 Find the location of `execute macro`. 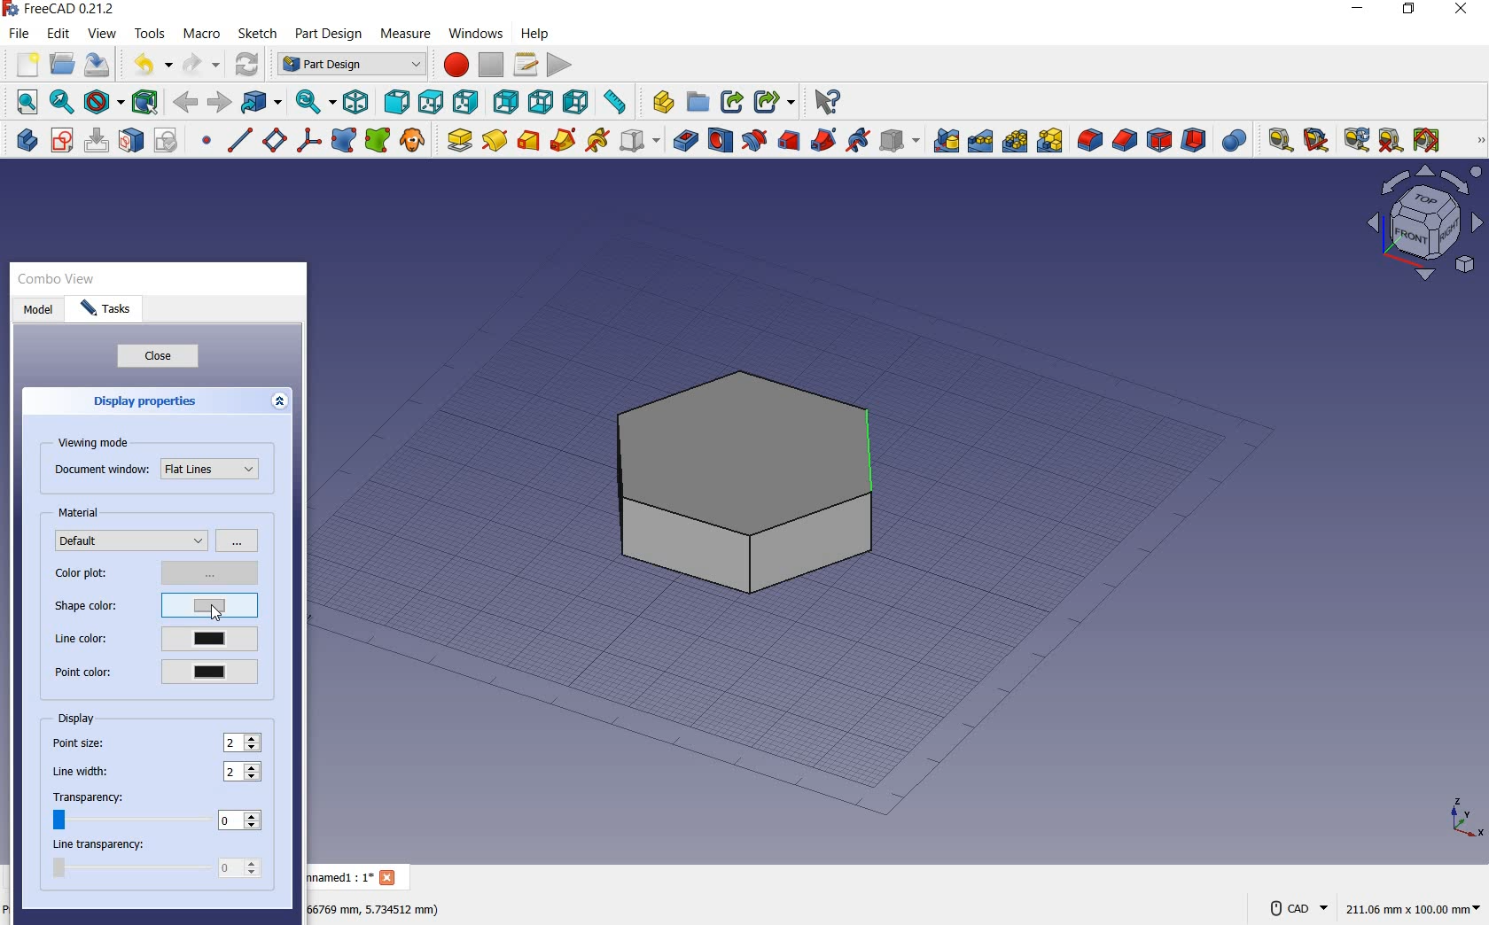

execute macro is located at coordinates (561, 66).